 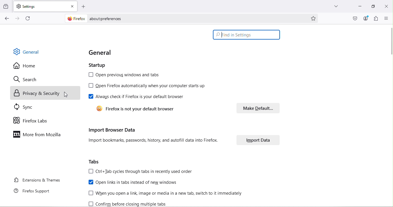 I want to click on Make default, so click(x=257, y=108).